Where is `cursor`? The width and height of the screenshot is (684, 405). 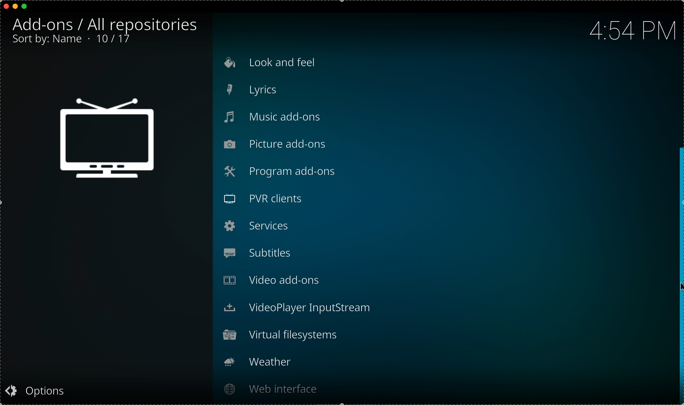 cursor is located at coordinates (680, 287).